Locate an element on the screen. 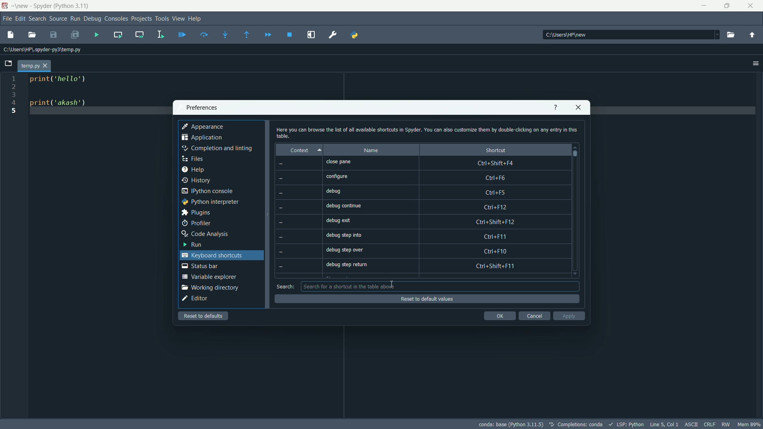  plugins is located at coordinates (197, 213).